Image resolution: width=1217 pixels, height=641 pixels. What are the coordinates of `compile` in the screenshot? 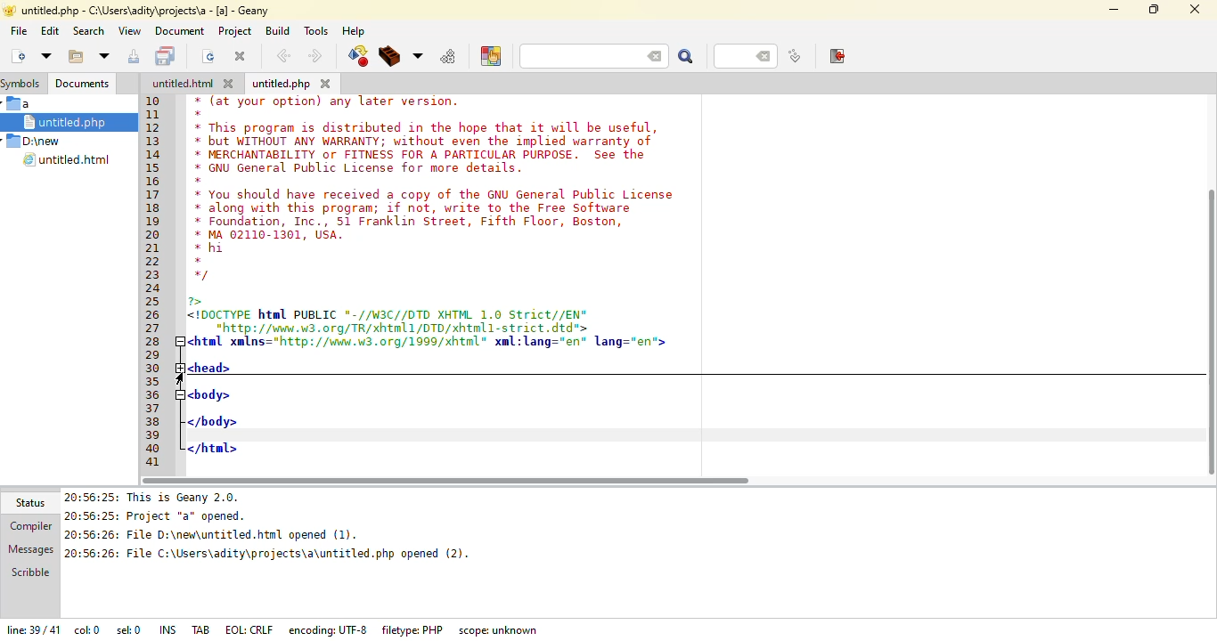 It's located at (355, 57).